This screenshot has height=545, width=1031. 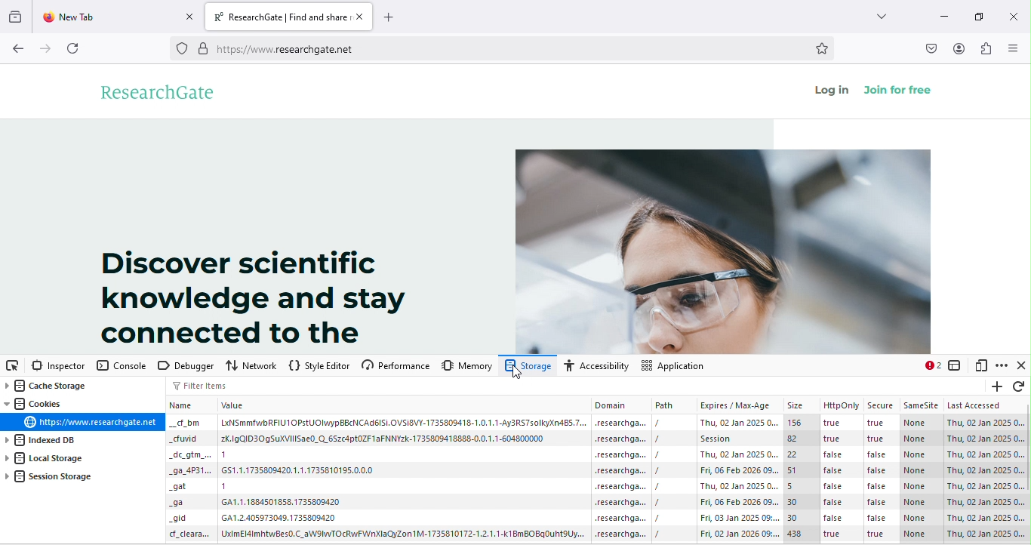 What do you see at coordinates (620, 535) in the screenshot?
I see `domain` at bounding box center [620, 535].